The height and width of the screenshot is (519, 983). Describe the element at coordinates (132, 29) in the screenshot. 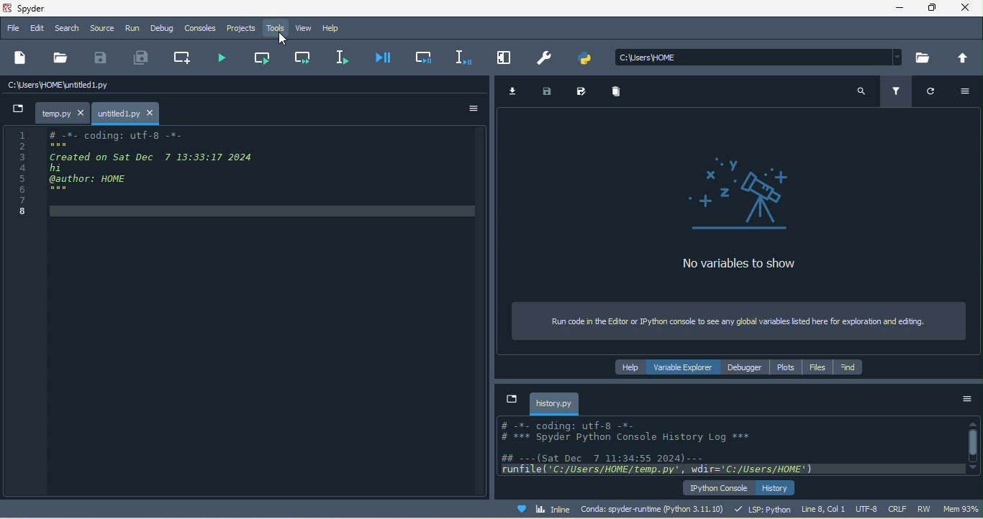

I see `run` at that location.